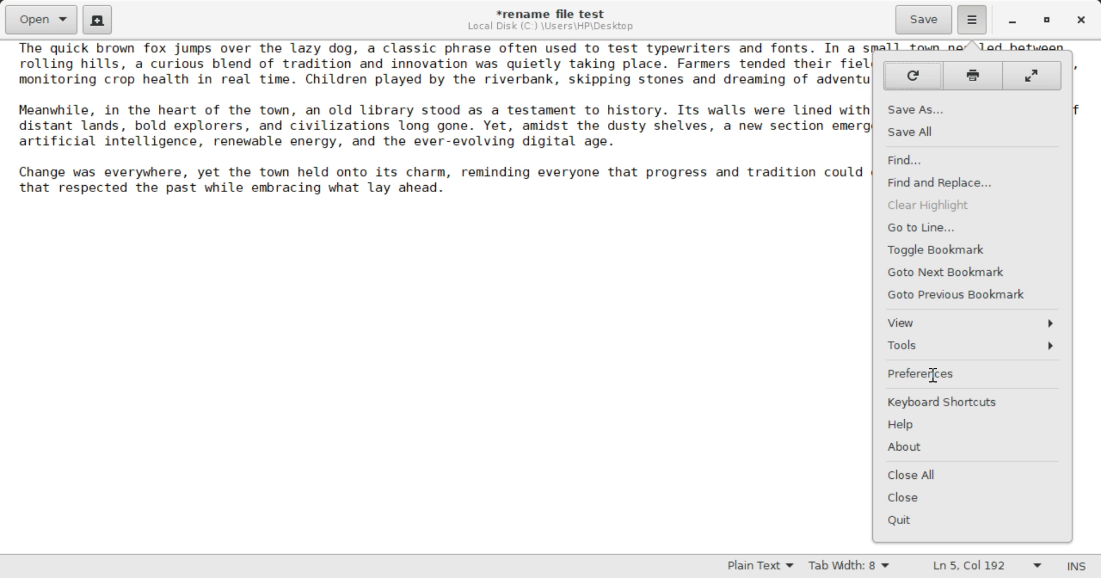  I want to click on Clear Highlight, so click(970, 206).